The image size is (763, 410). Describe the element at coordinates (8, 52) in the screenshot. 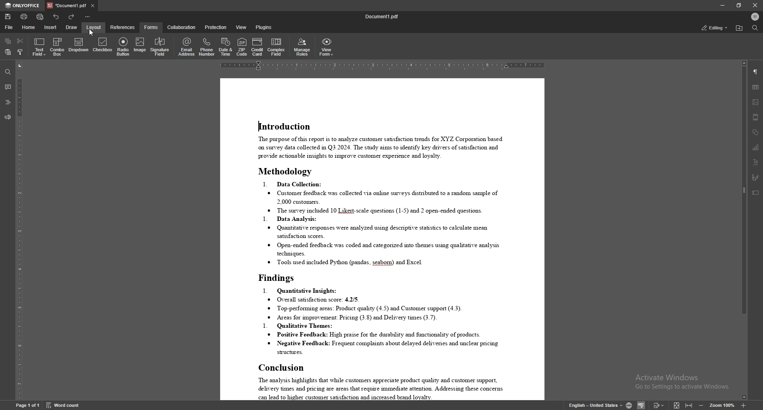

I see `paste` at that location.